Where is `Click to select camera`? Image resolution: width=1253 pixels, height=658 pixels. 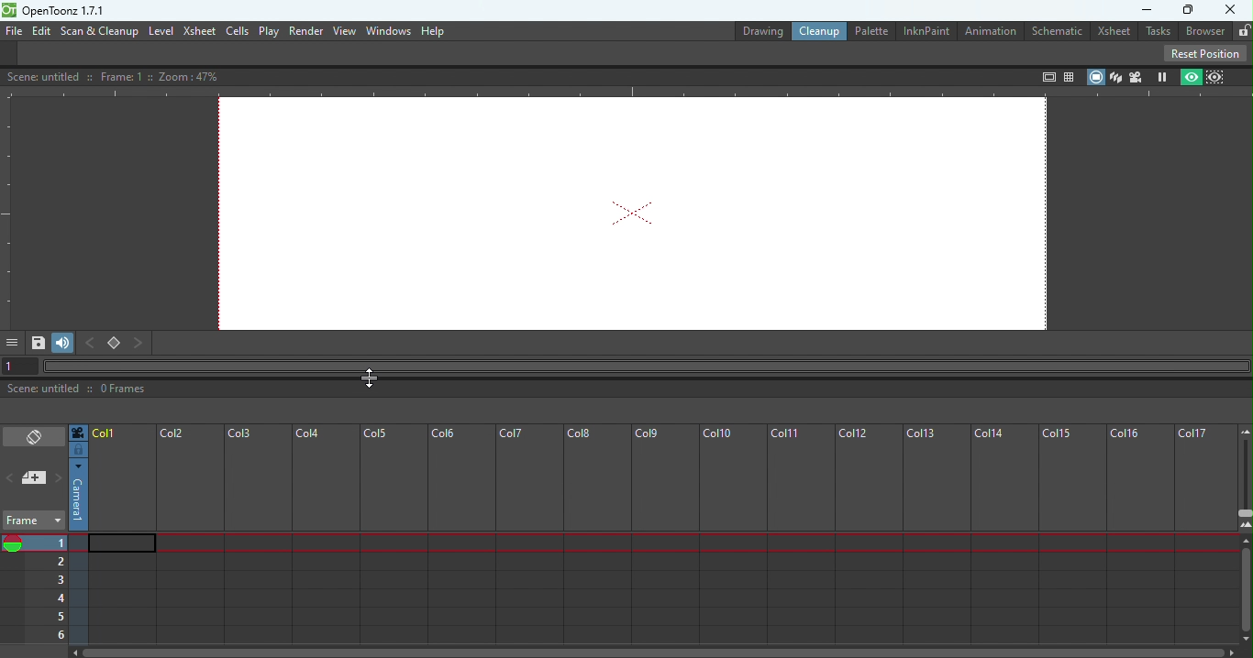
Click to select camera is located at coordinates (79, 452).